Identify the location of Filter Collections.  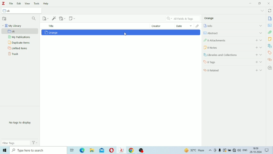
(34, 19).